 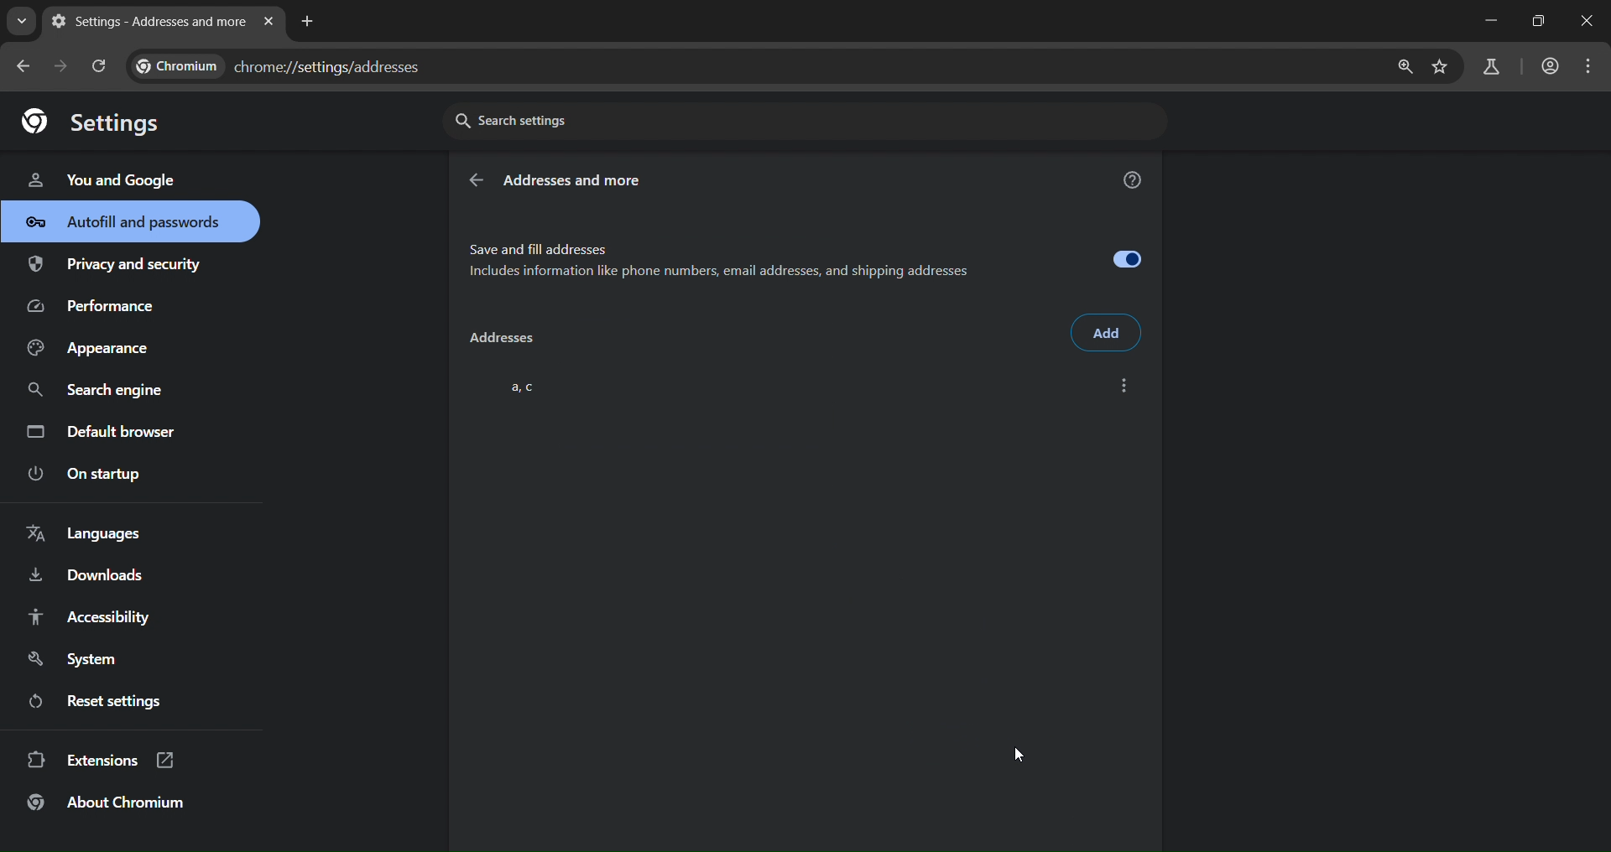 I want to click on you and google , so click(x=101, y=178).